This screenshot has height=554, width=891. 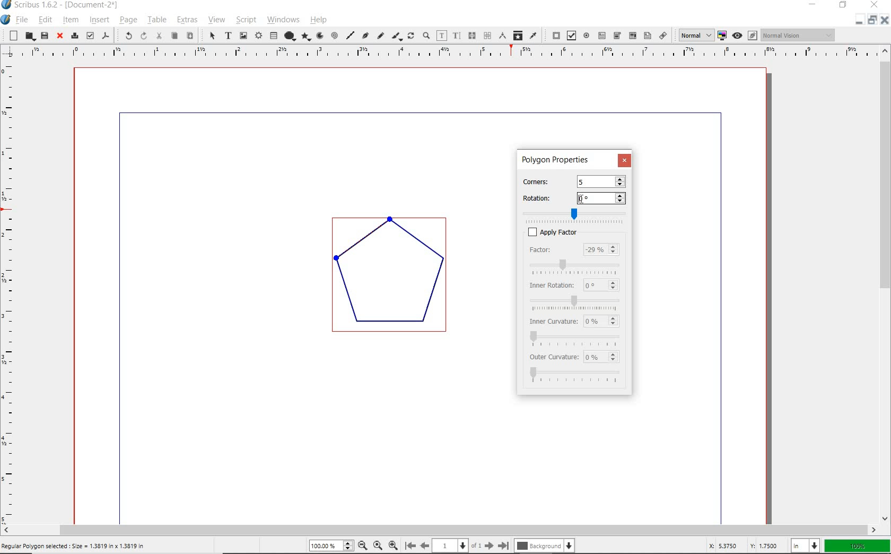 What do you see at coordinates (99, 20) in the screenshot?
I see `insert` at bounding box center [99, 20].